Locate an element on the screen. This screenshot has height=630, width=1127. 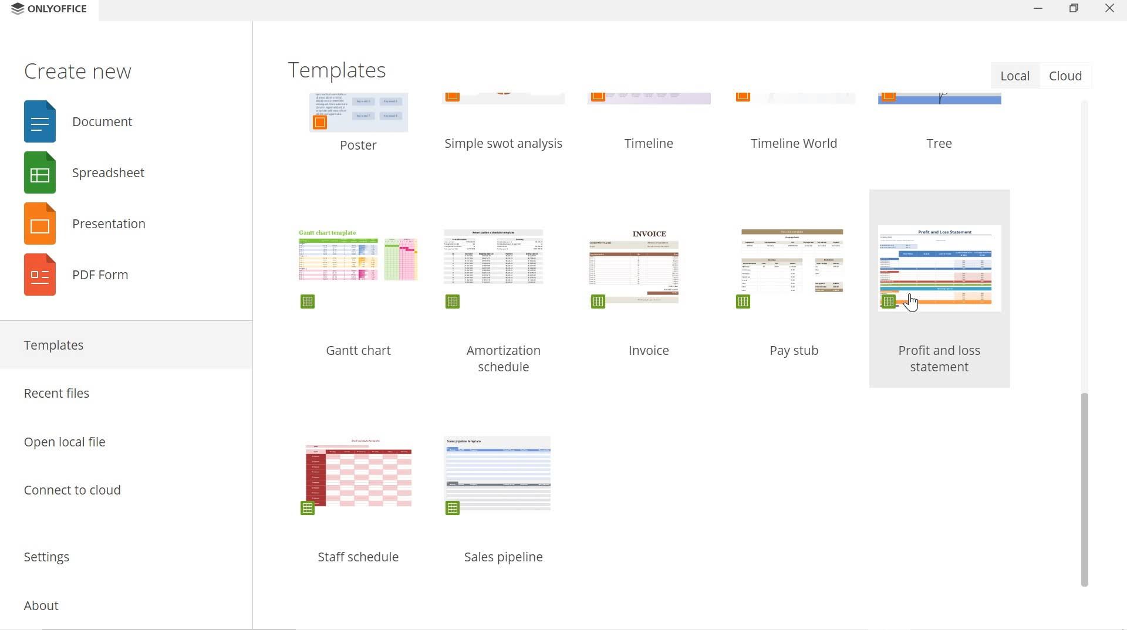
Tree is located at coordinates (943, 143).